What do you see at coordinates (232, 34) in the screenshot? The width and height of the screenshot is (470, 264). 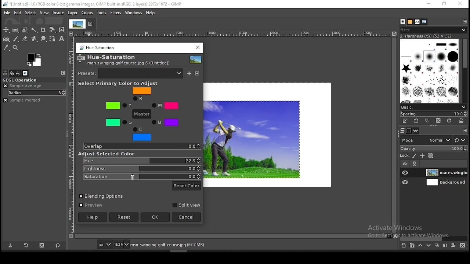 I see `horizontal scale` at bounding box center [232, 34].